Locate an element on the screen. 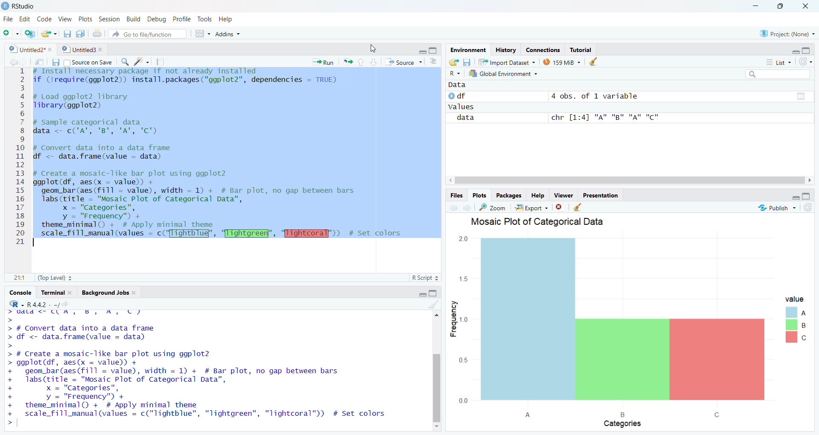 The image size is (819, 435). R is located at coordinates (454, 74).